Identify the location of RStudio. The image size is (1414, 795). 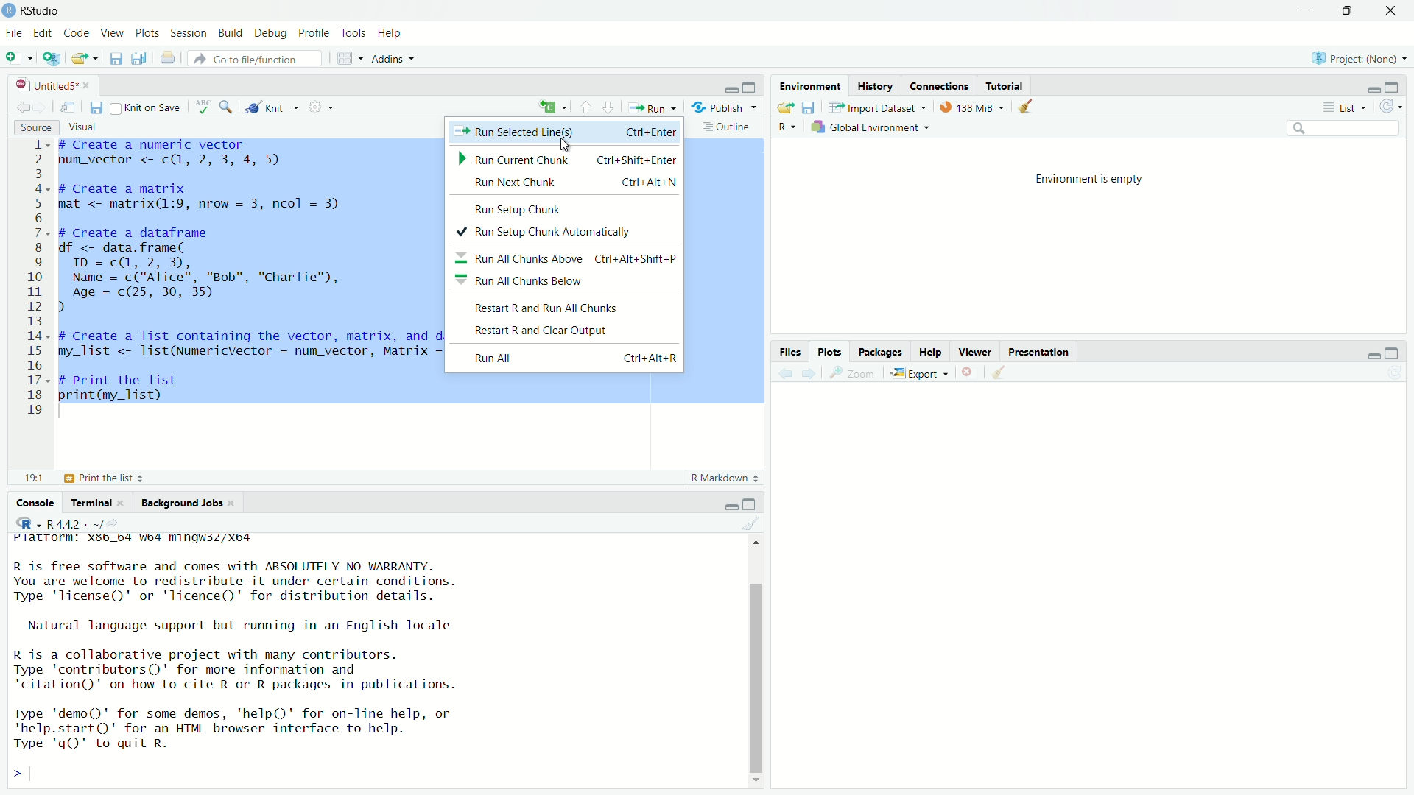
(42, 10).